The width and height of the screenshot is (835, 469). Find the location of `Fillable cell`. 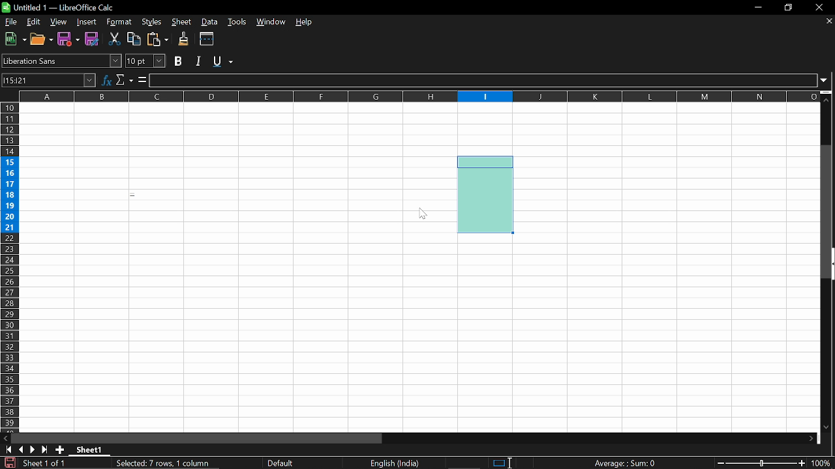

Fillable cell is located at coordinates (485, 129).